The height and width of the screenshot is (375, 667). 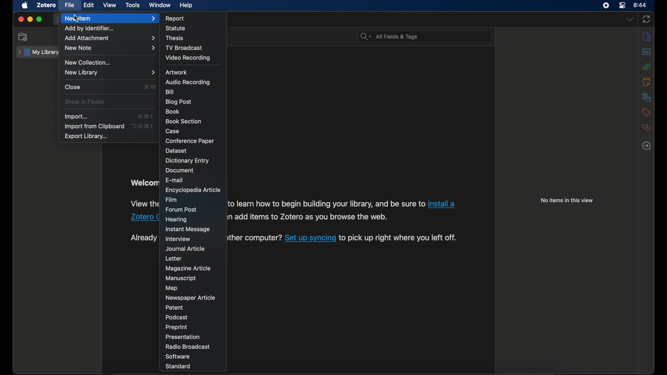 I want to click on tv broadcast, so click(x=184, y=48).